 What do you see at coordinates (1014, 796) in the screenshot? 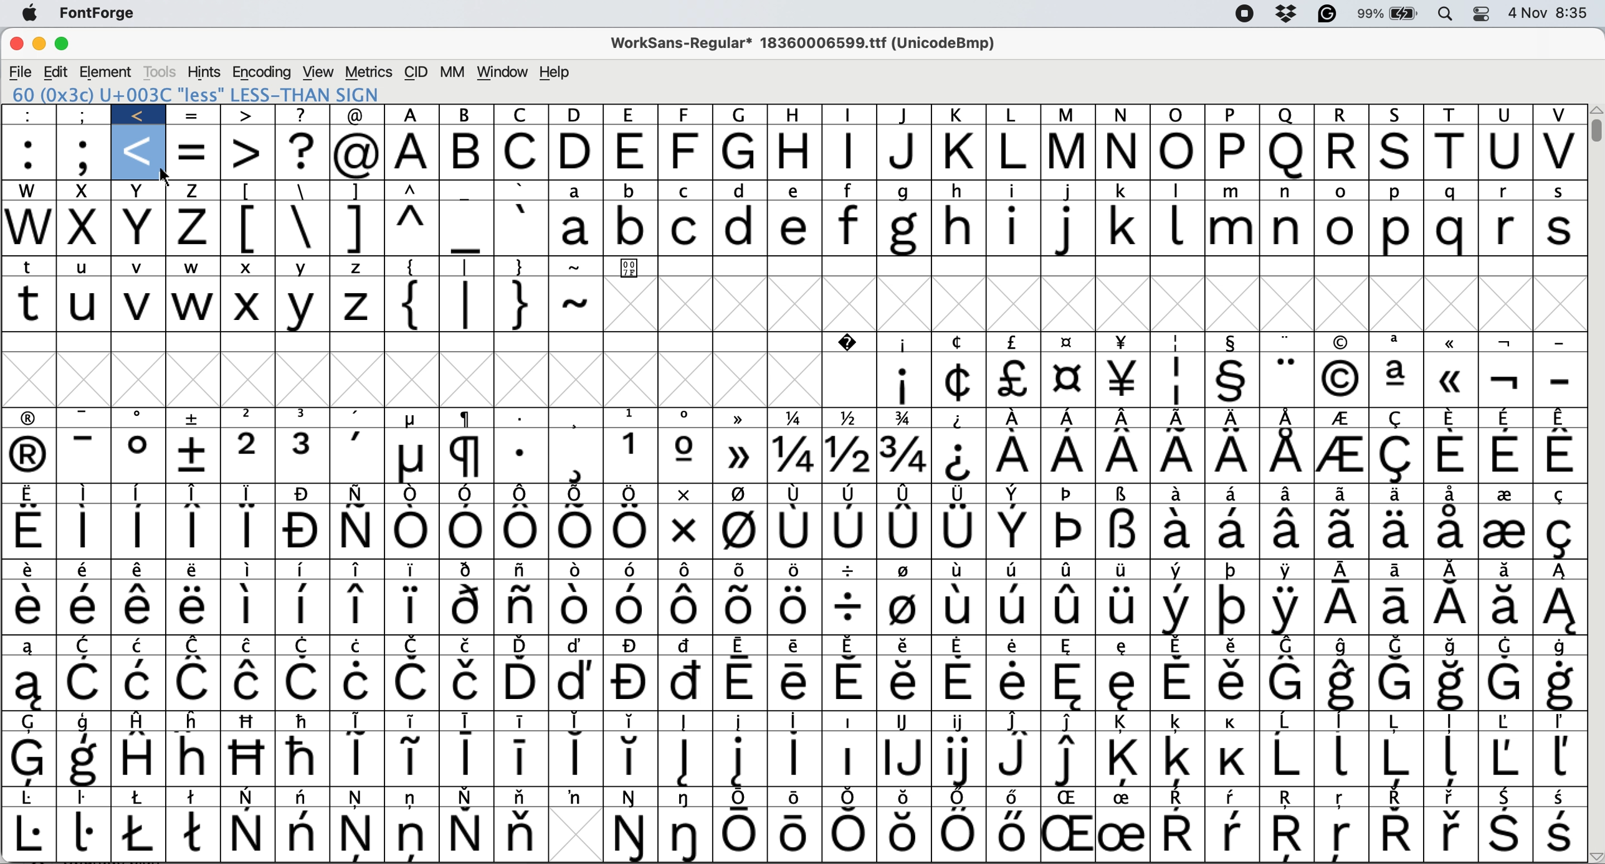
I see `Symbol` at bounding box center [1014, 796].